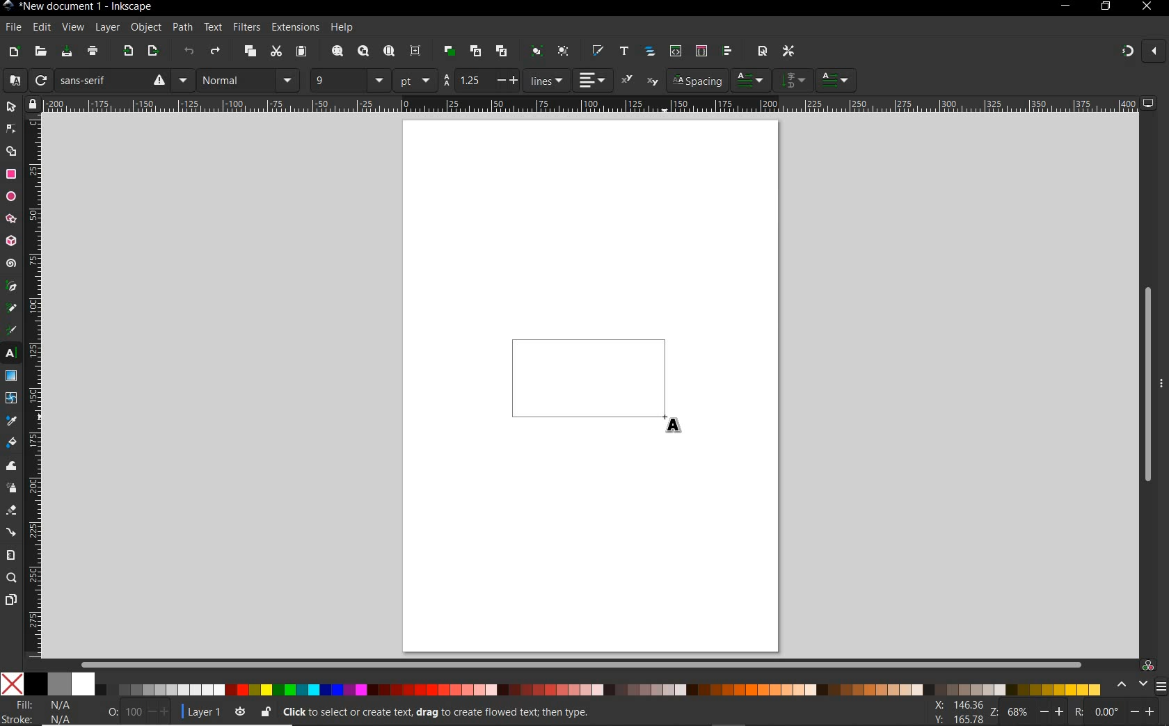  Describe the element at coordinates (1106, 711) in the screenshot. I see `0` at that location.